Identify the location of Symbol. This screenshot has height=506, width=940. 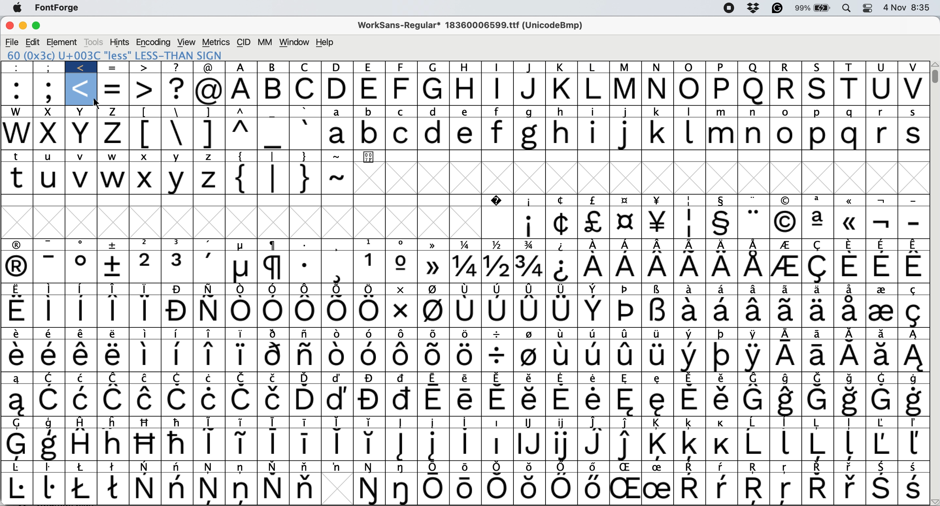
(241, 378).